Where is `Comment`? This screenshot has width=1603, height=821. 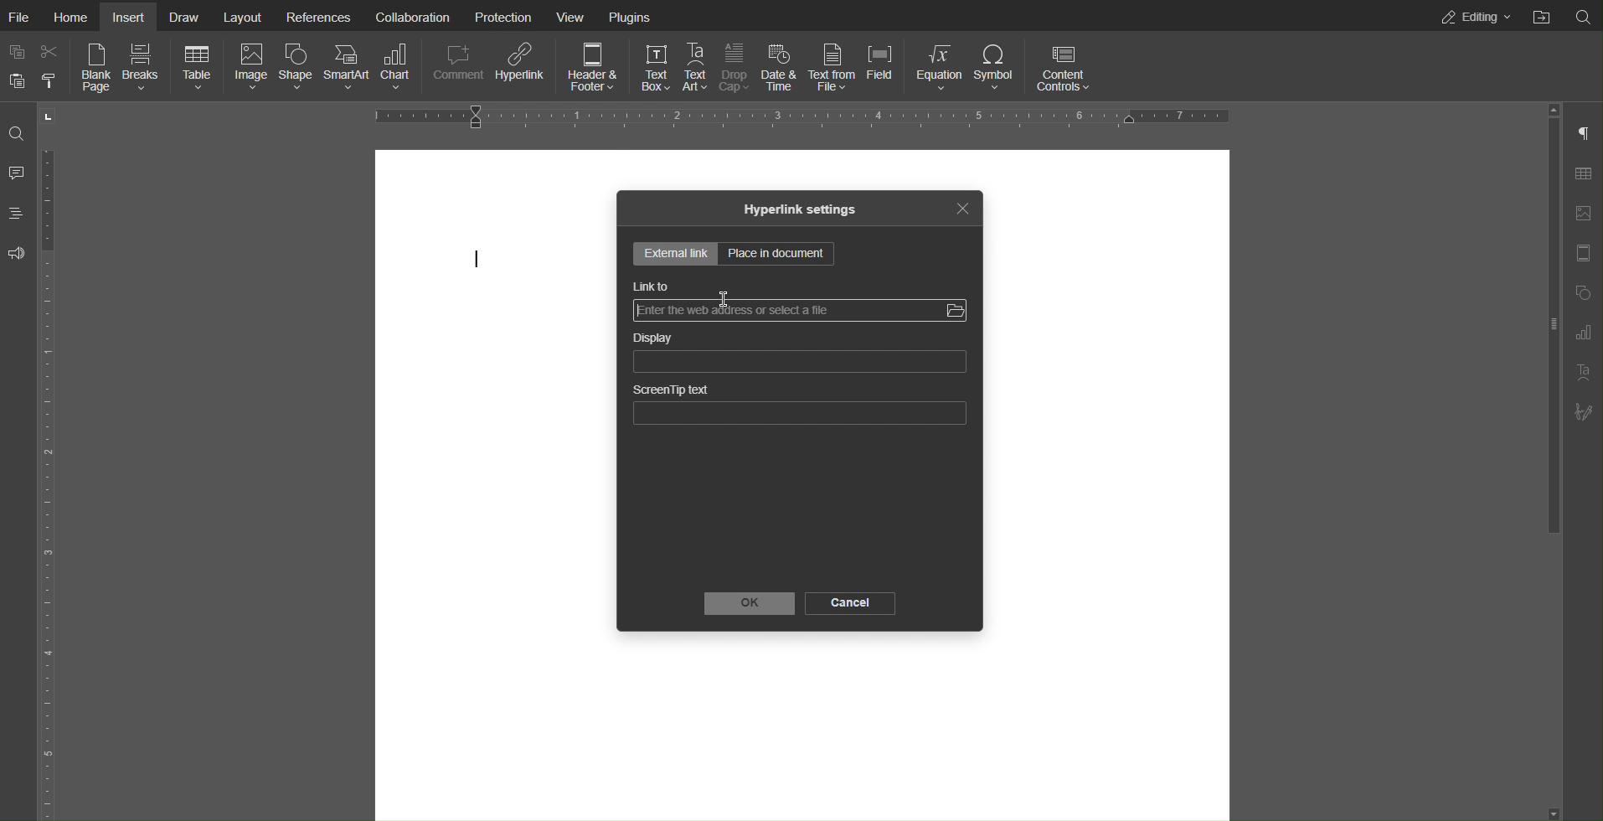 Comment is located at coordinates (16, 173).